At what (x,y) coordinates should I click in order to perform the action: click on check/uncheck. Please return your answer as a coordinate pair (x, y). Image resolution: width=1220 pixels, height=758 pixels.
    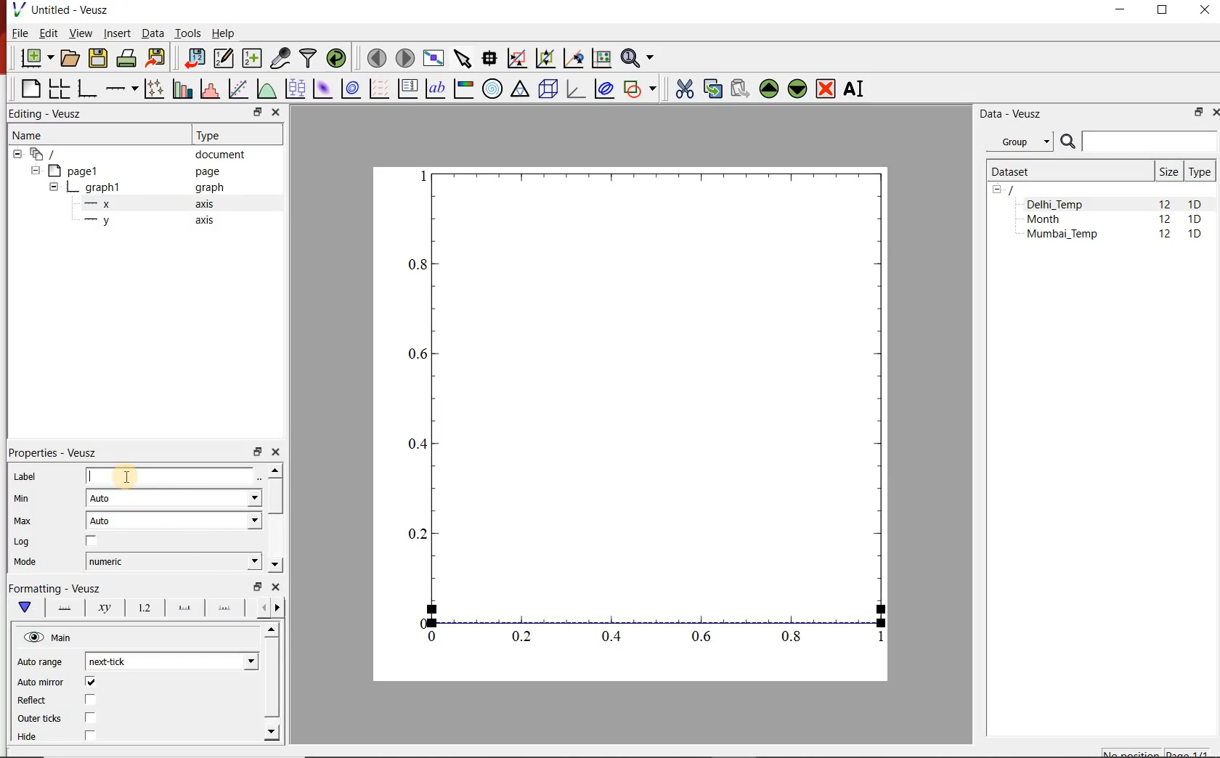
    Looking at the image, I should click on (91, 701).